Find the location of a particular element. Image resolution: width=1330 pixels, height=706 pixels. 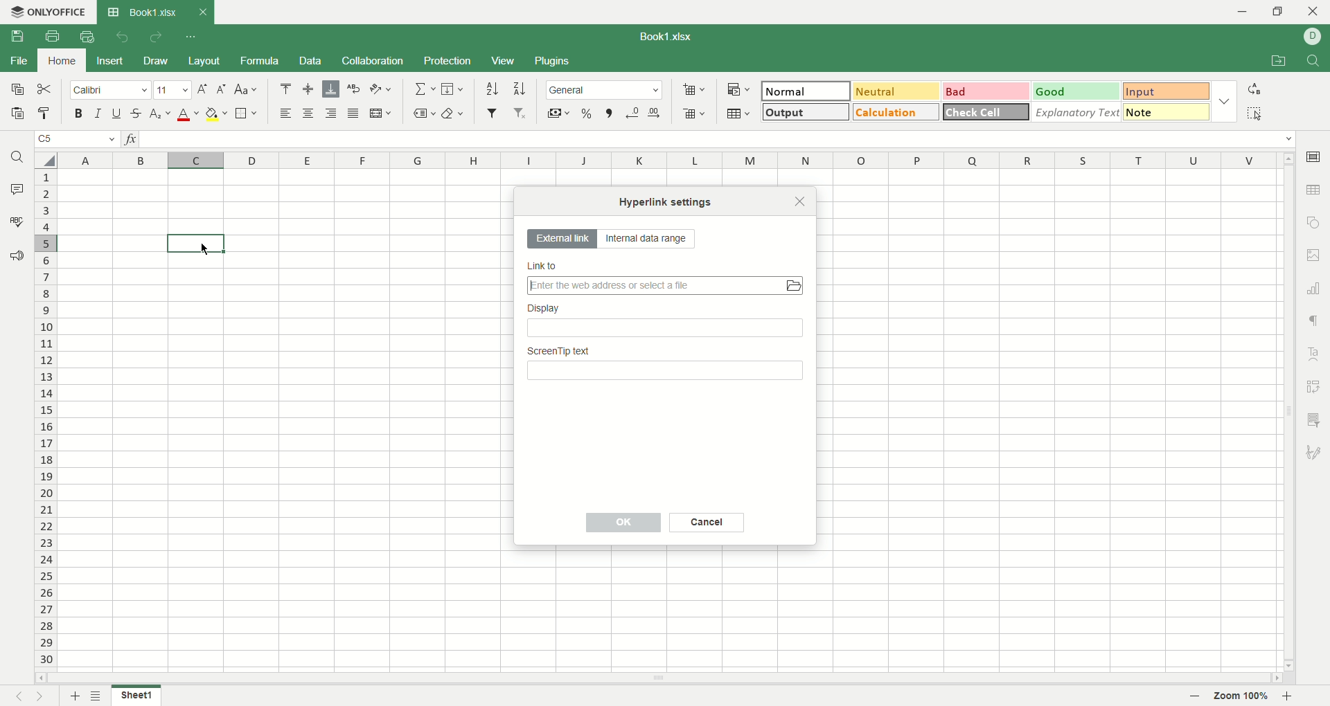

font color is located at coordinates (186, 116).